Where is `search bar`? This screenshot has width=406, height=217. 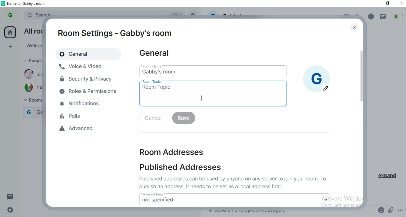 search bar is located at coordinates (37, 14).